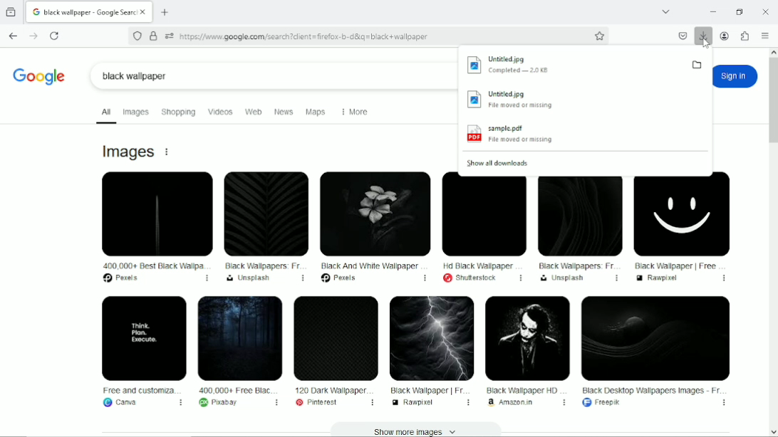 Image resolution: width=778 pixels, height=437 pixels. Describe the element at coordinates (704, 38) in the screenshot. I see `Downloads` at that location.